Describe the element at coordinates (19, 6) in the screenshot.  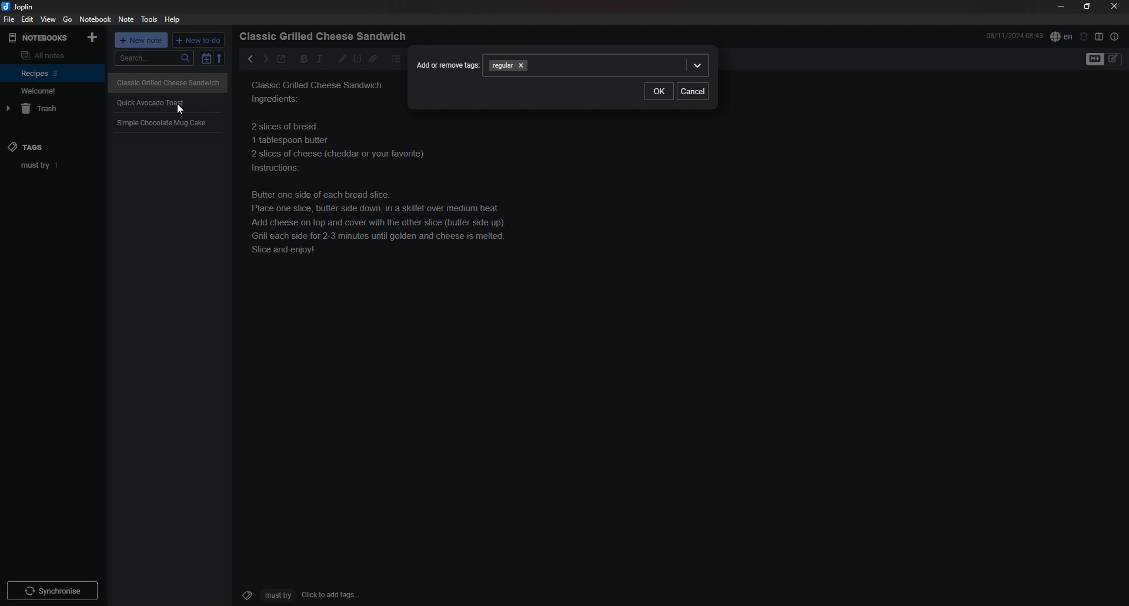
I see `joplin` at that location.